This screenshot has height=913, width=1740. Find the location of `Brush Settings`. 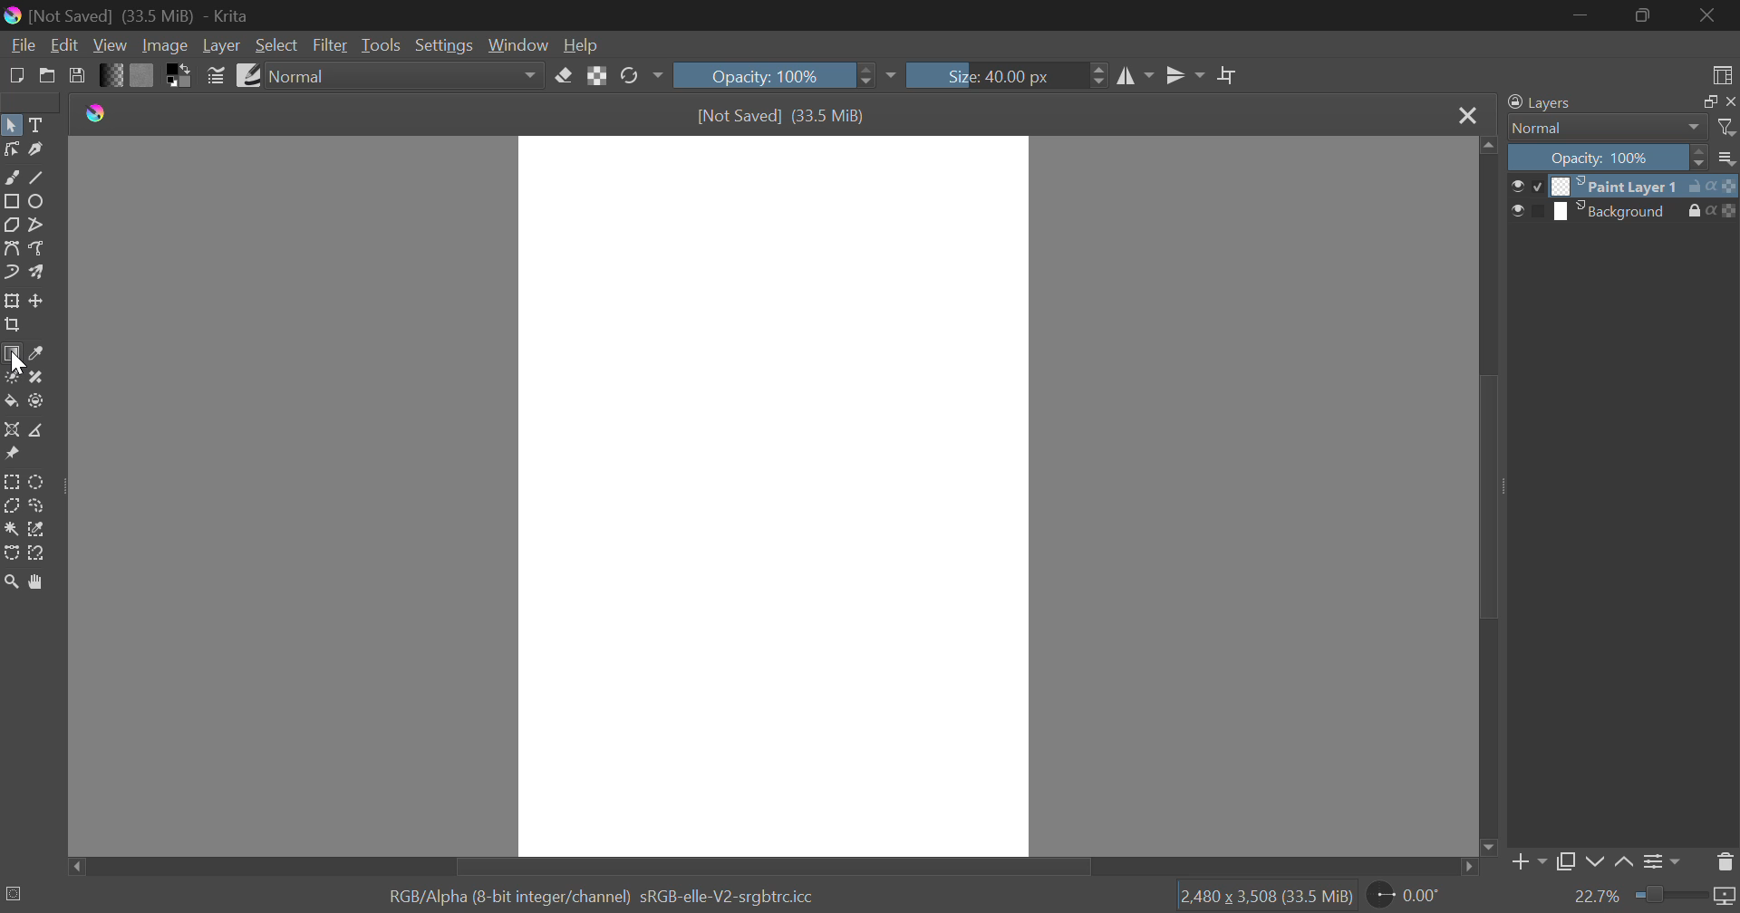

Brush Settings is located at coordinates (216, 74).